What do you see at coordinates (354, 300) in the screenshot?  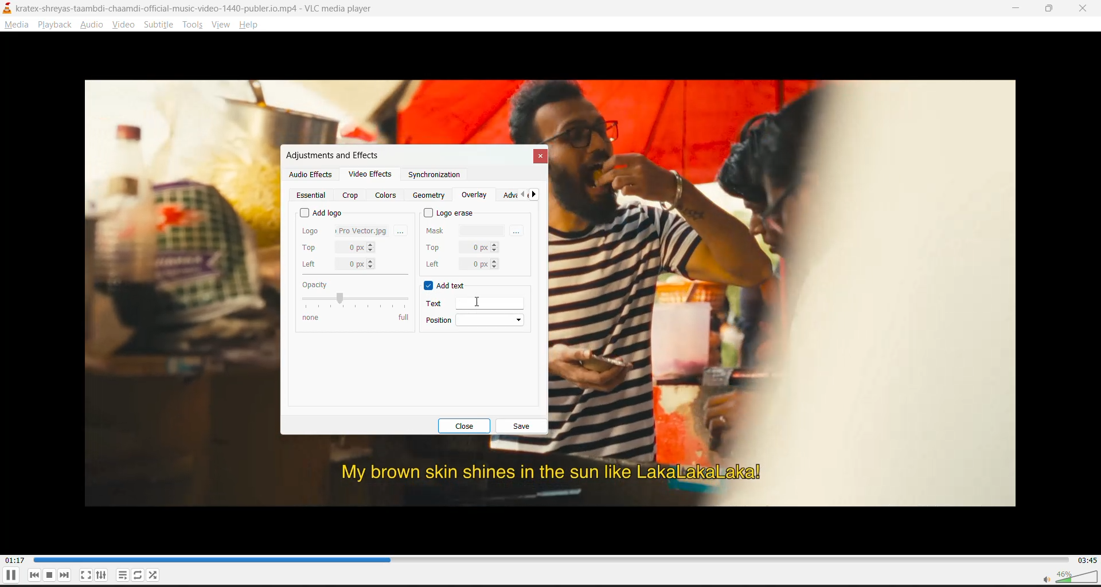 I see `opacity` at bounding box center [354, 300].